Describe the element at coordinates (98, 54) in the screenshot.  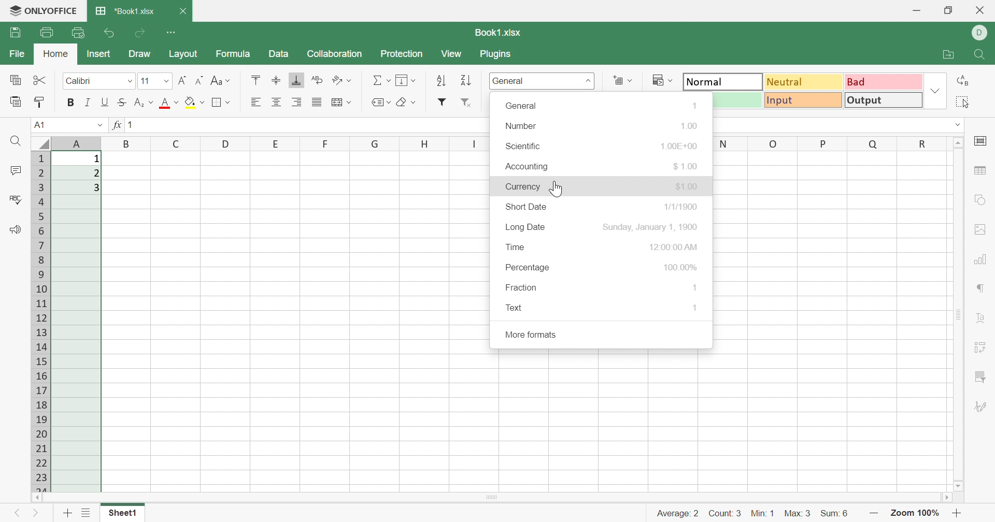
I see `Insert` at that location.